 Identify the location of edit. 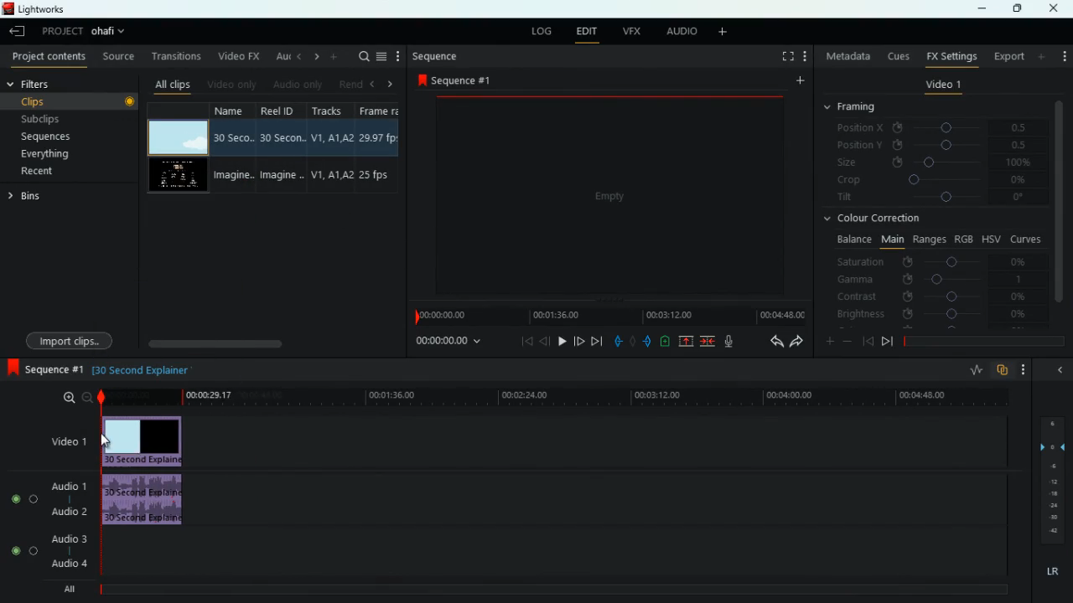
(587, 33).